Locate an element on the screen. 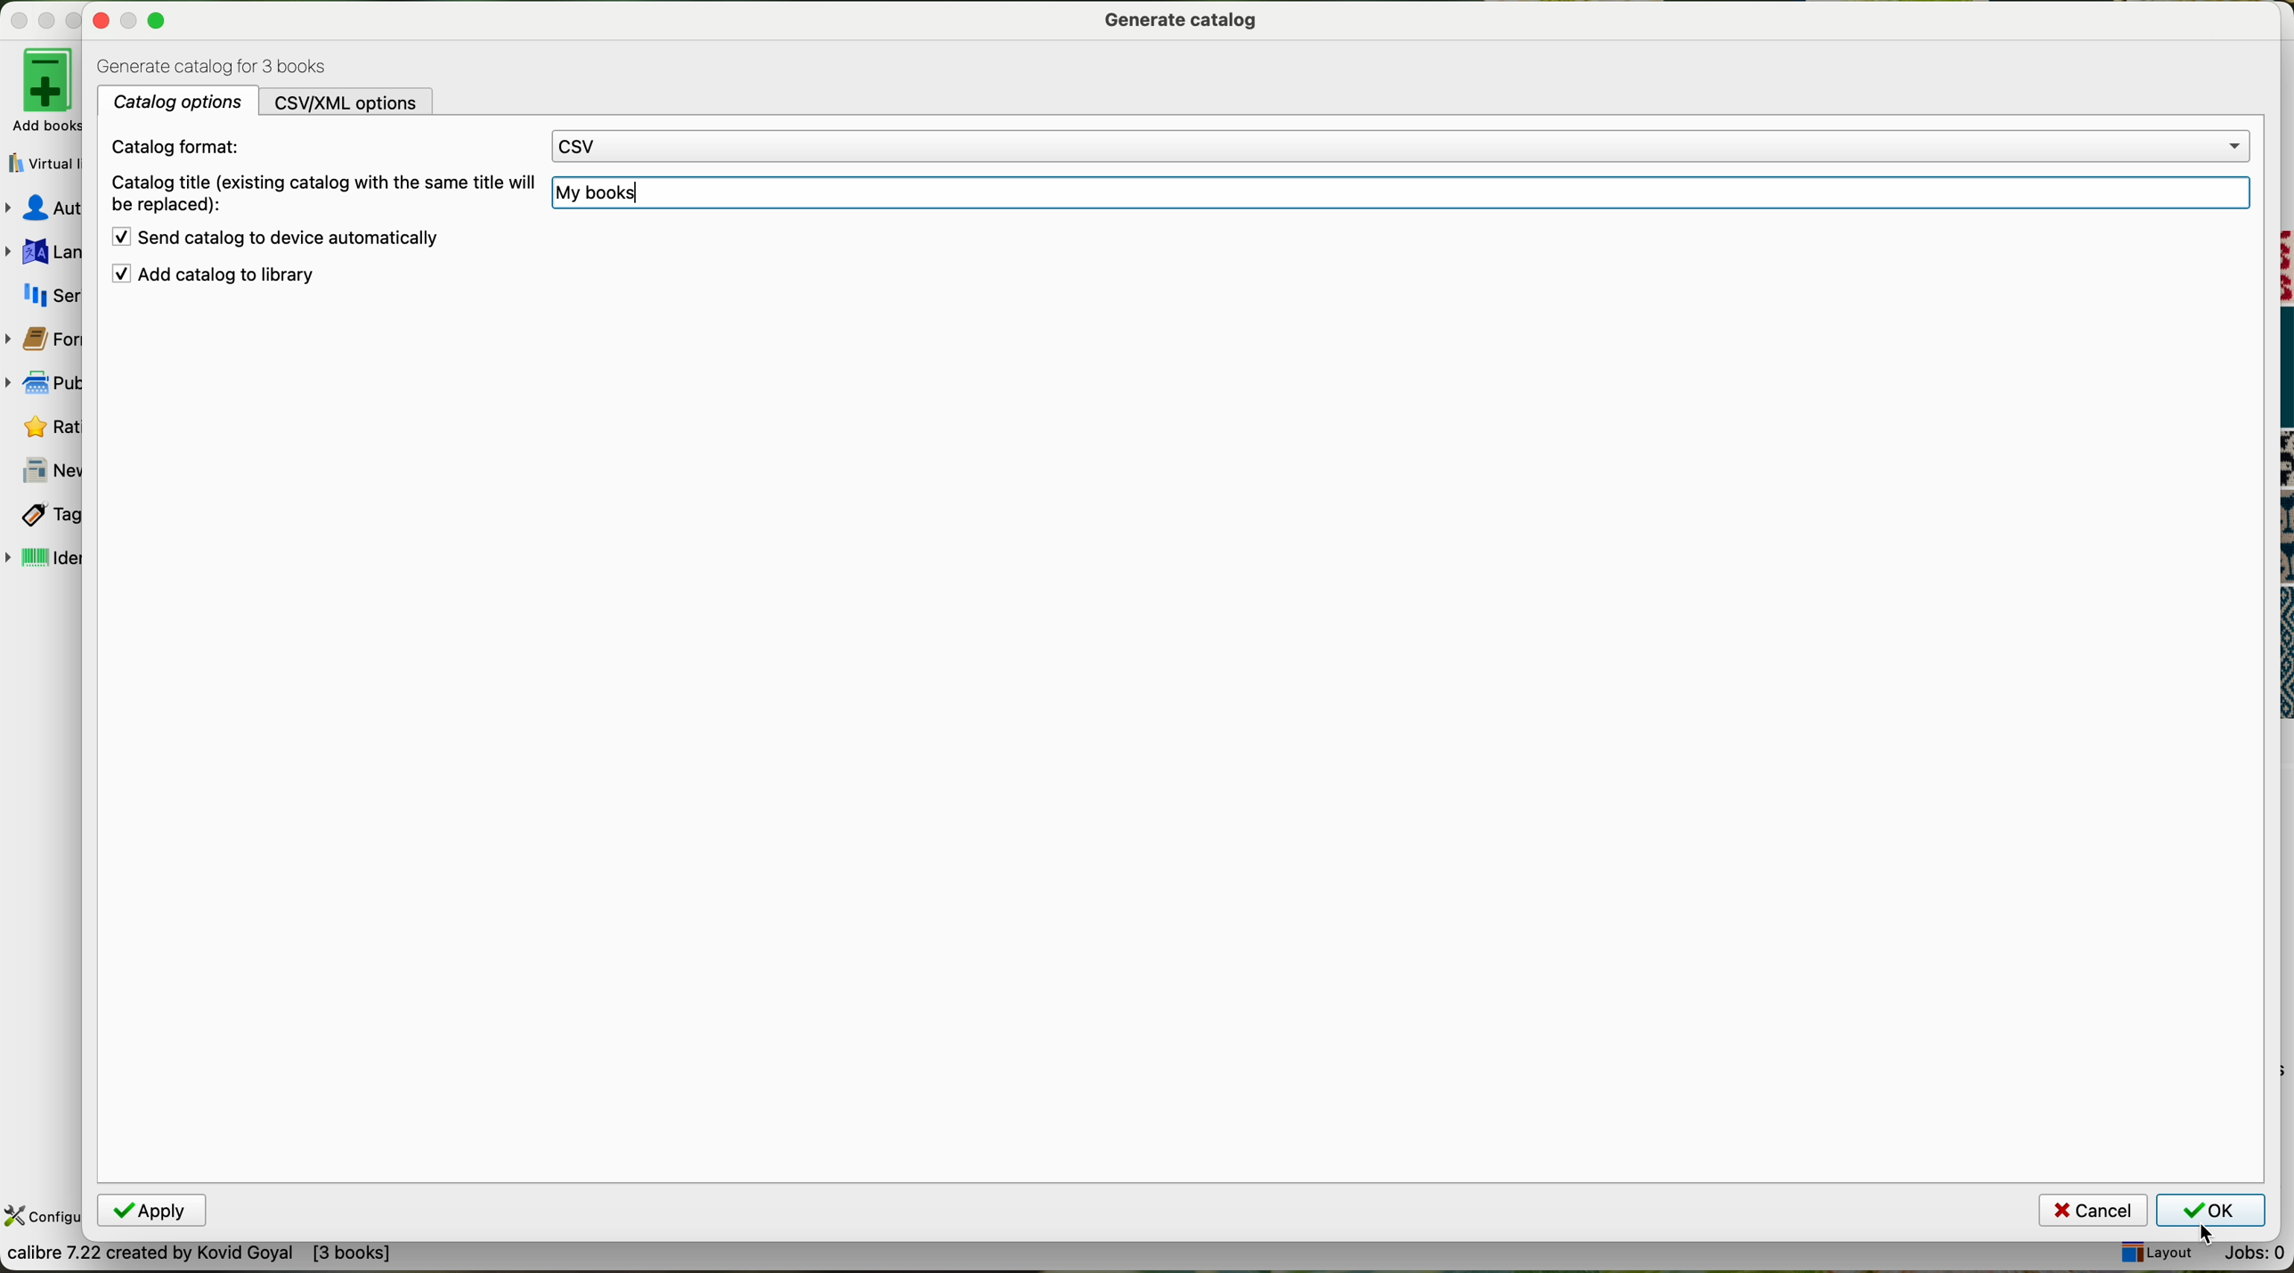 This screenshot has width=2294, height=1273. configure is located at coordinates (42, 1220).